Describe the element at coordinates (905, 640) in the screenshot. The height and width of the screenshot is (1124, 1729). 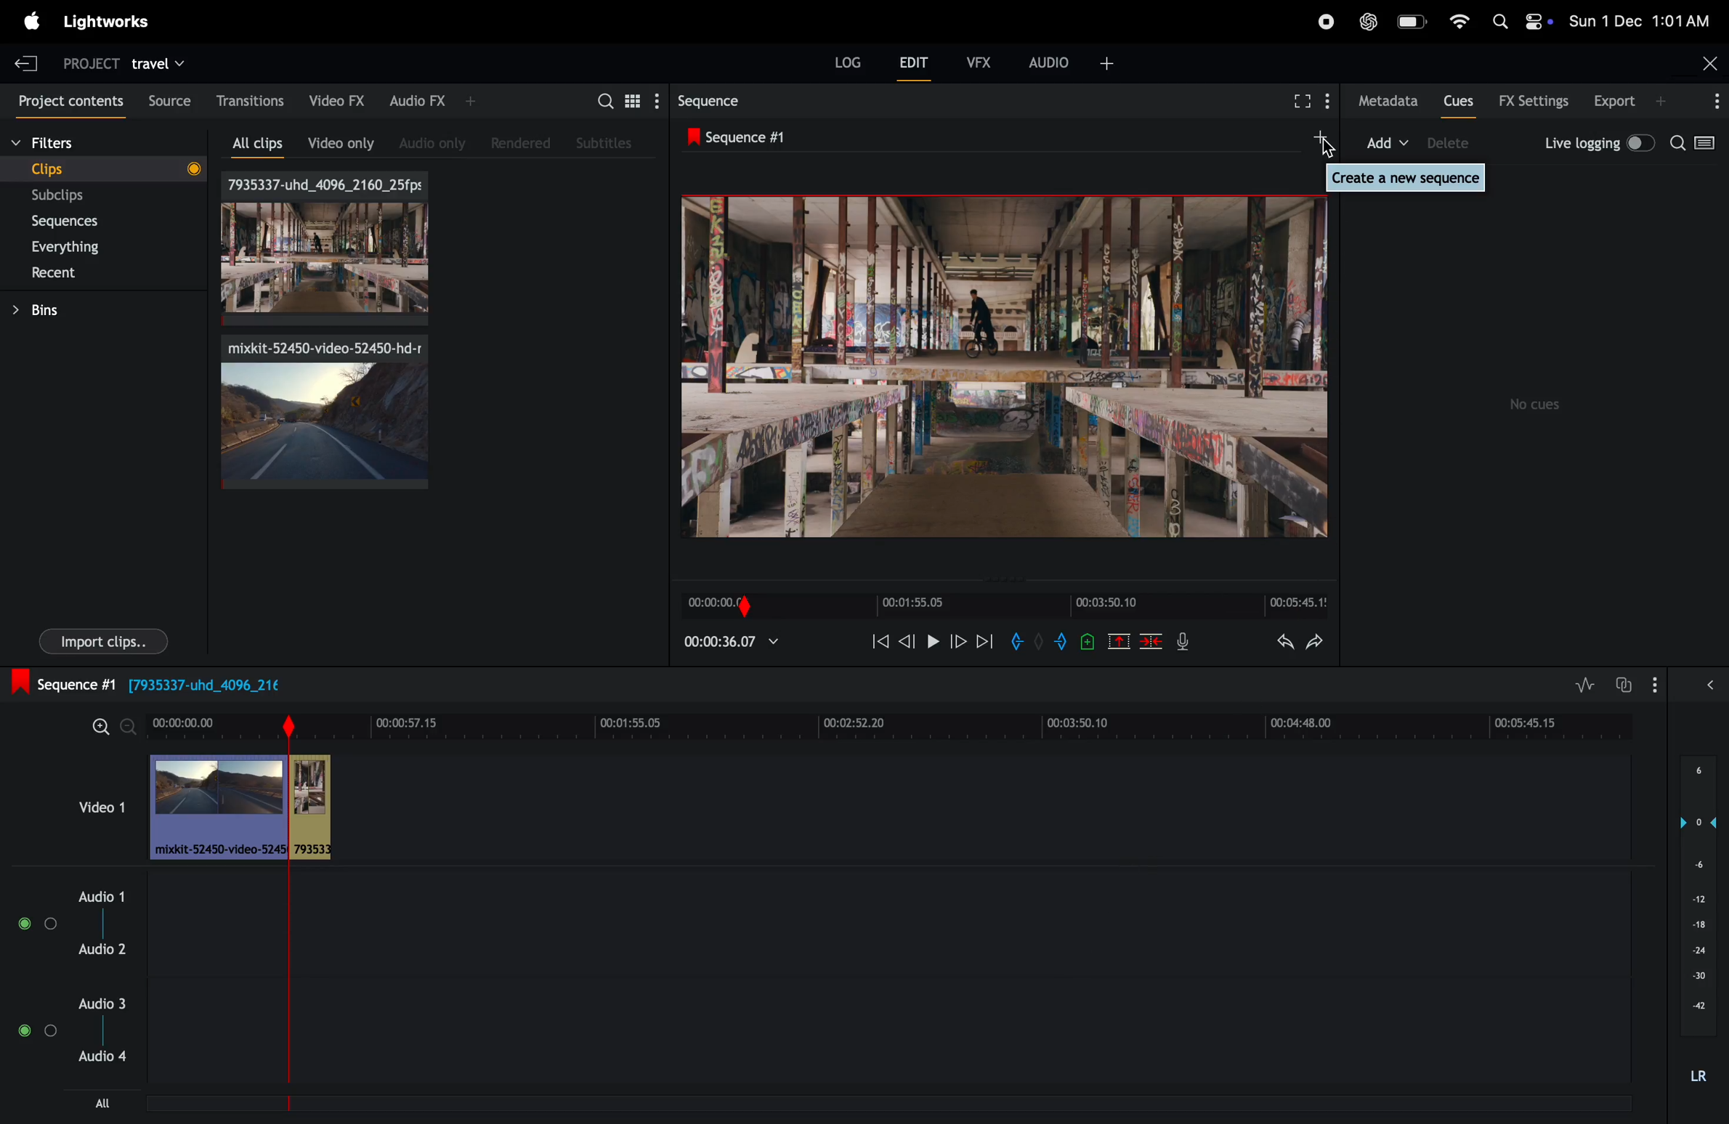
I see `next frame` at that location.